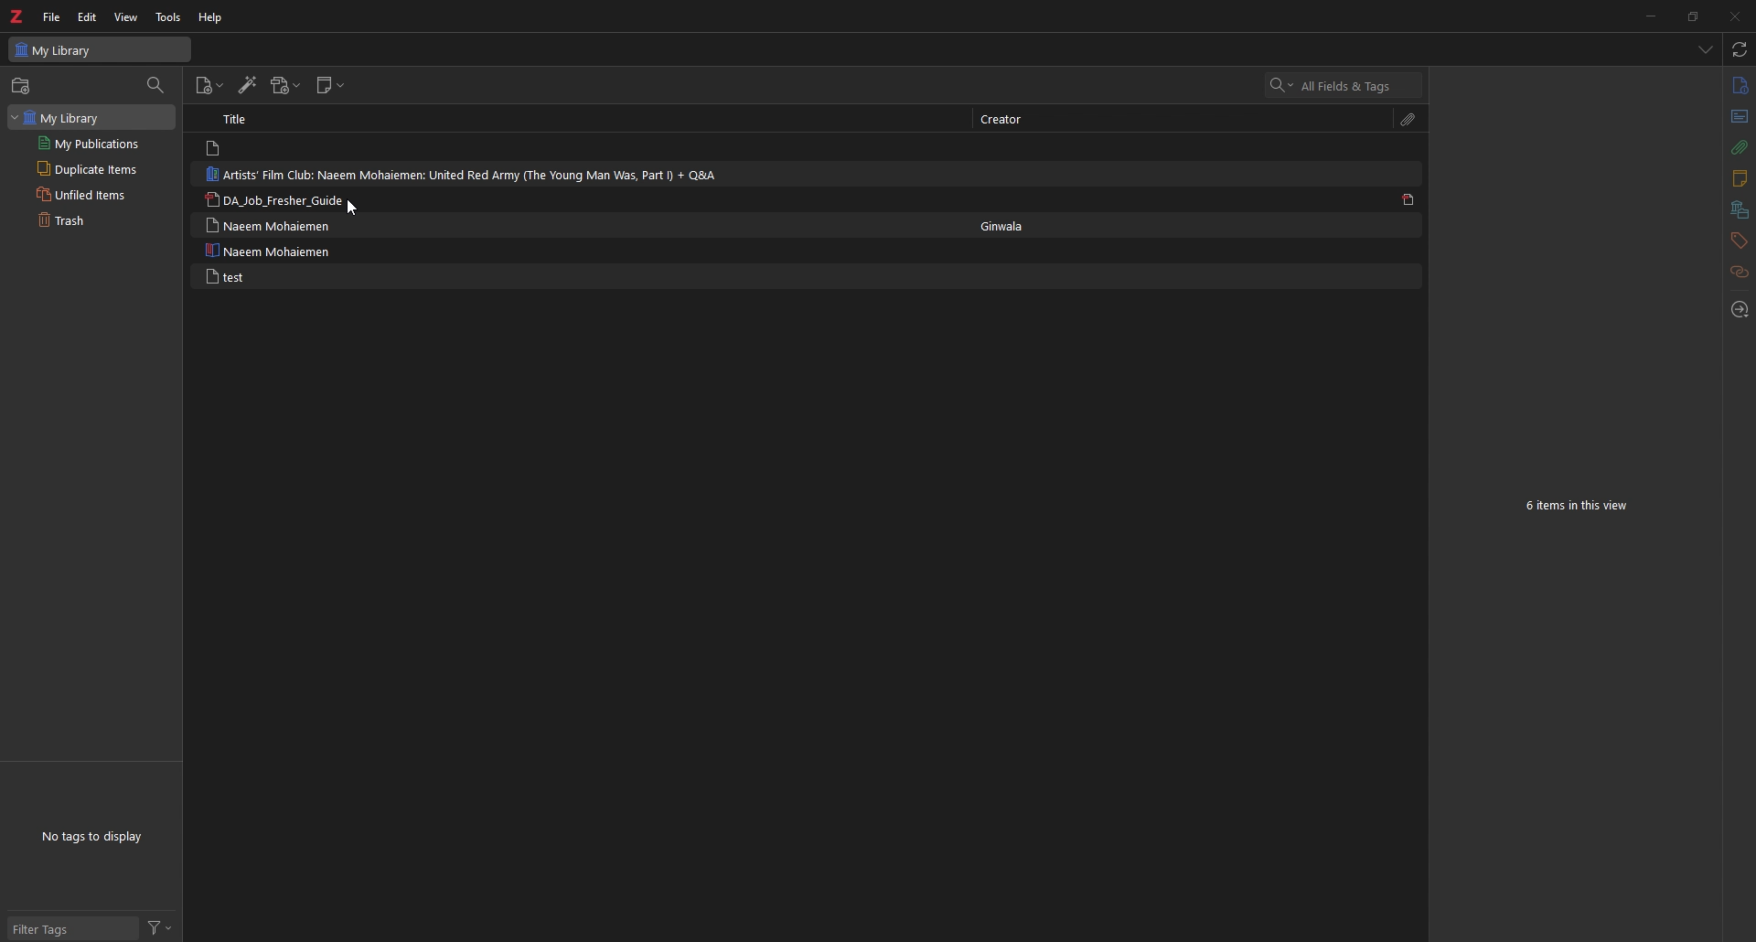 The width and height of the screenshot is (1756, 942). What do you see at coordinates (21, 86) in the screenshot?
I see `new collection` at bounding box center [21, 86].